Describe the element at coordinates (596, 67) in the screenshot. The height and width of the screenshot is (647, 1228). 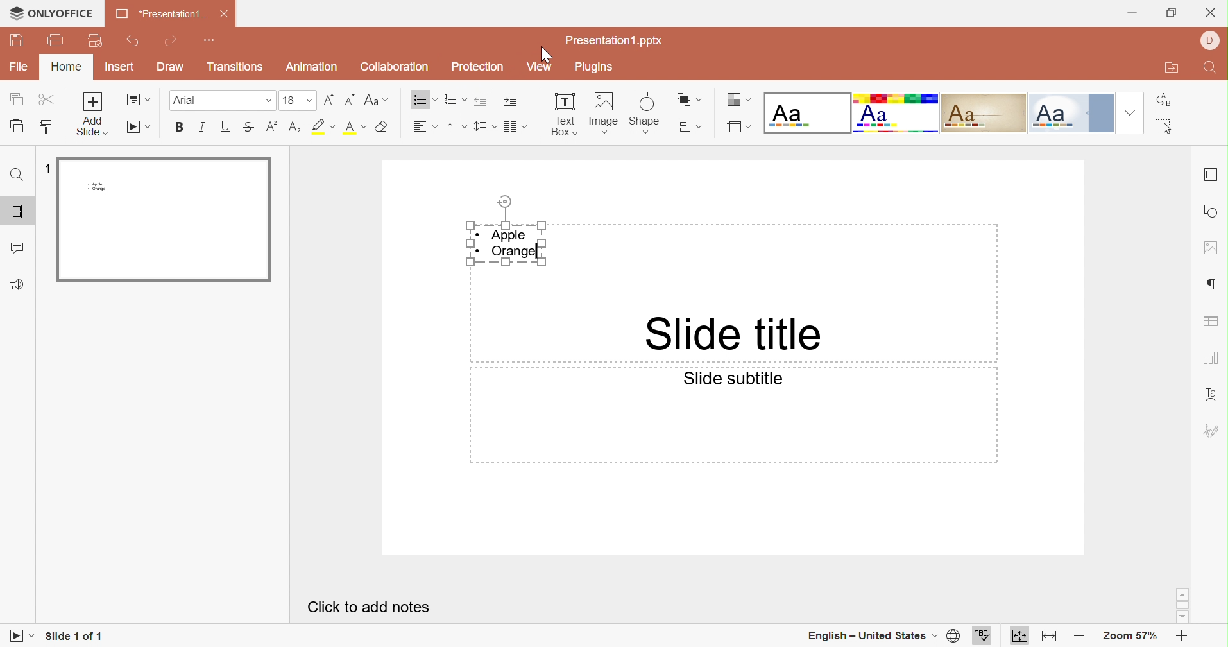
I see `Plugins` at that location.